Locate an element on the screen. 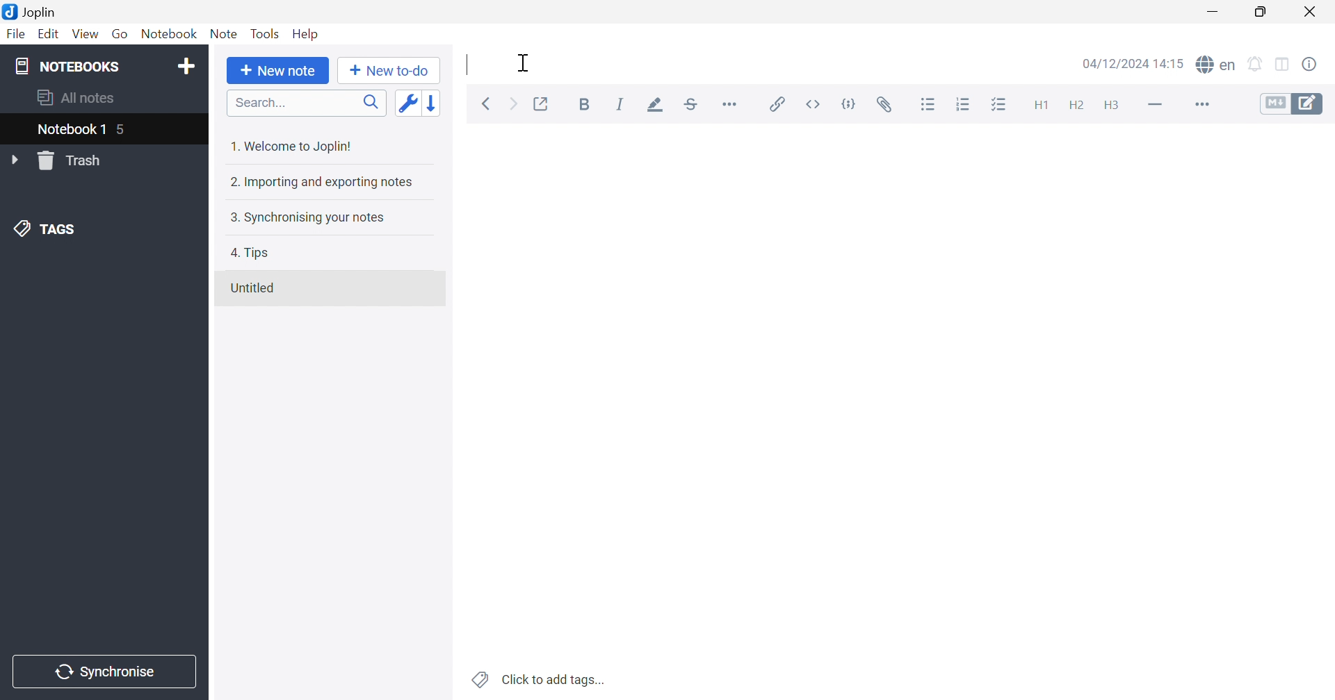 The width and height of the screenshot is (1335, 700). Cursor is located at coordinates (524, 62).